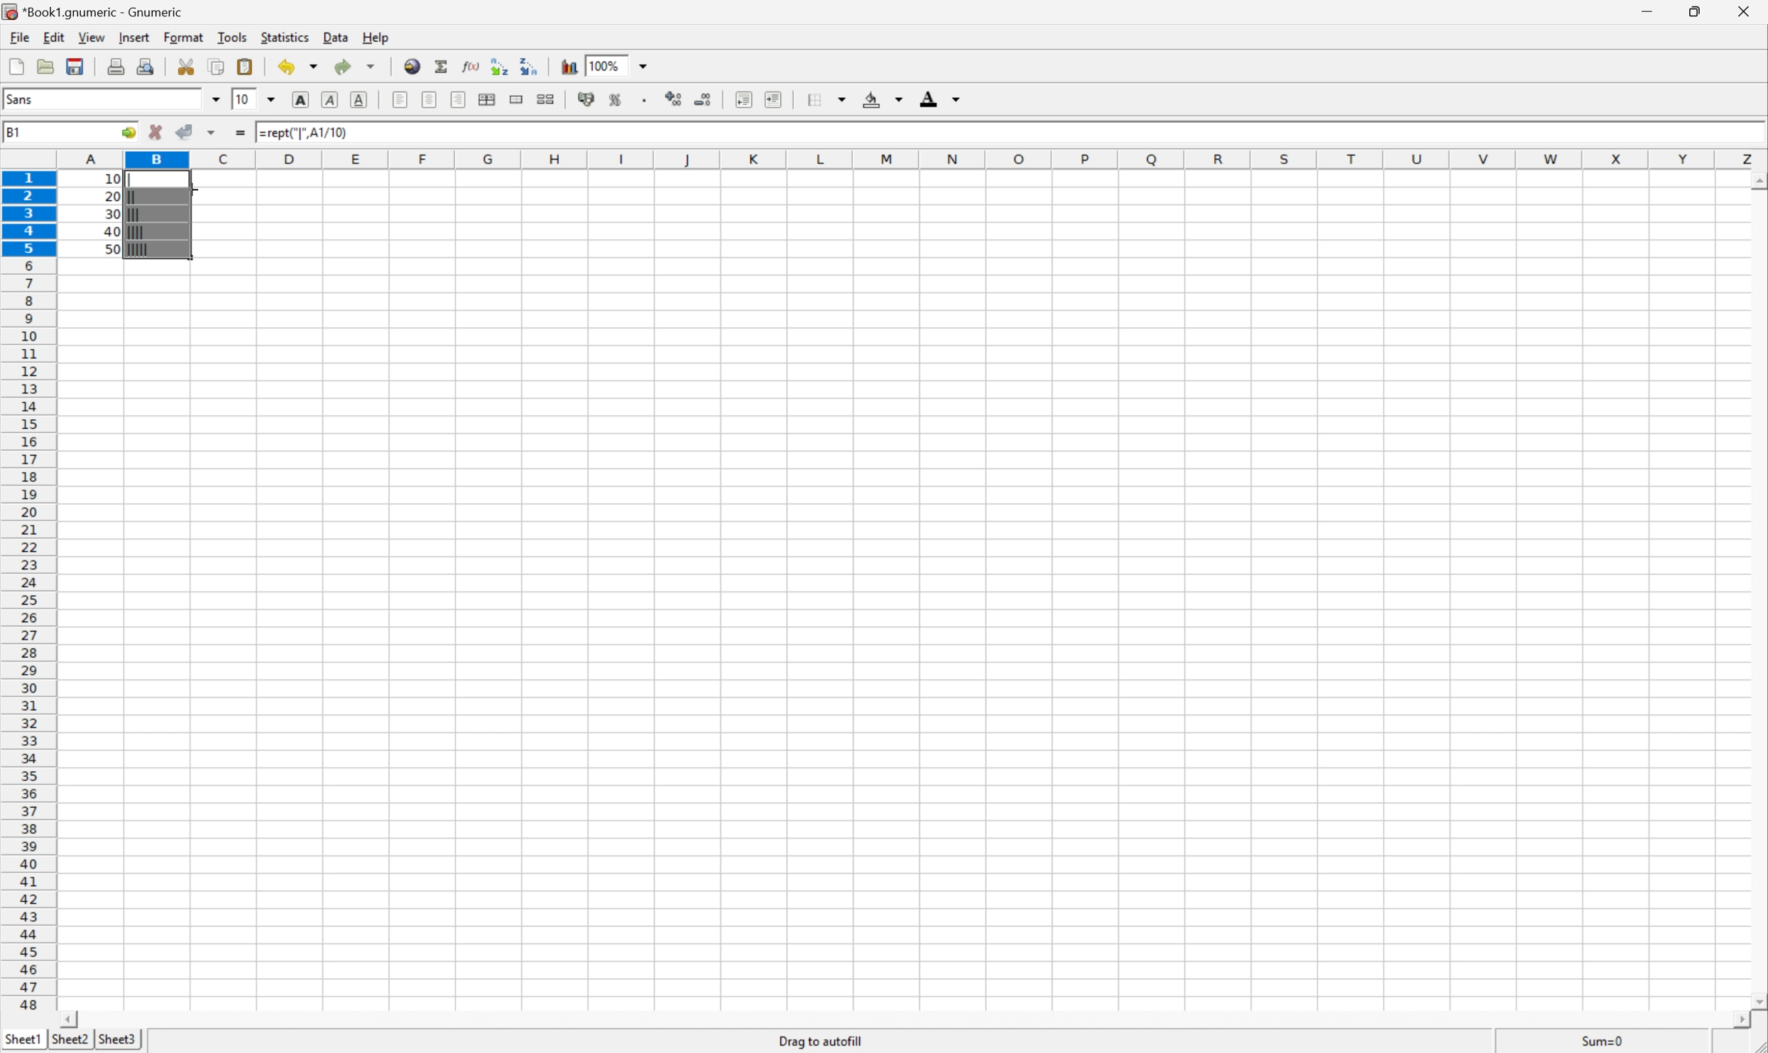  I want to click on Edit a function in current cell, so click(474, 65).